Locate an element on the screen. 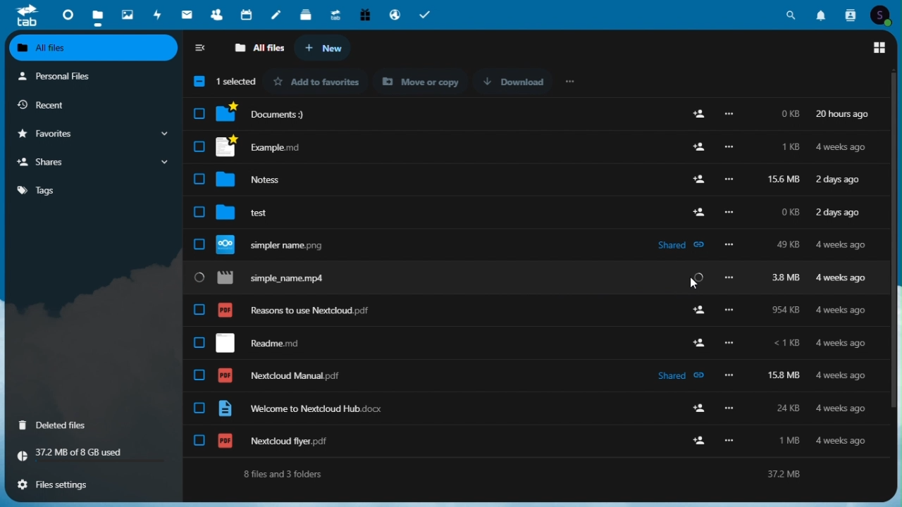 Image resolution: width=902 pixels, height=507 pixels. Readme.md is located at coordinates (520, 342).